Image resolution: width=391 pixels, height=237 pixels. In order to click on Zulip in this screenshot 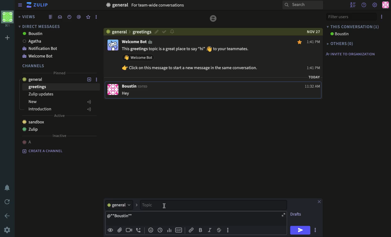, I will do `click(37, 5)`.